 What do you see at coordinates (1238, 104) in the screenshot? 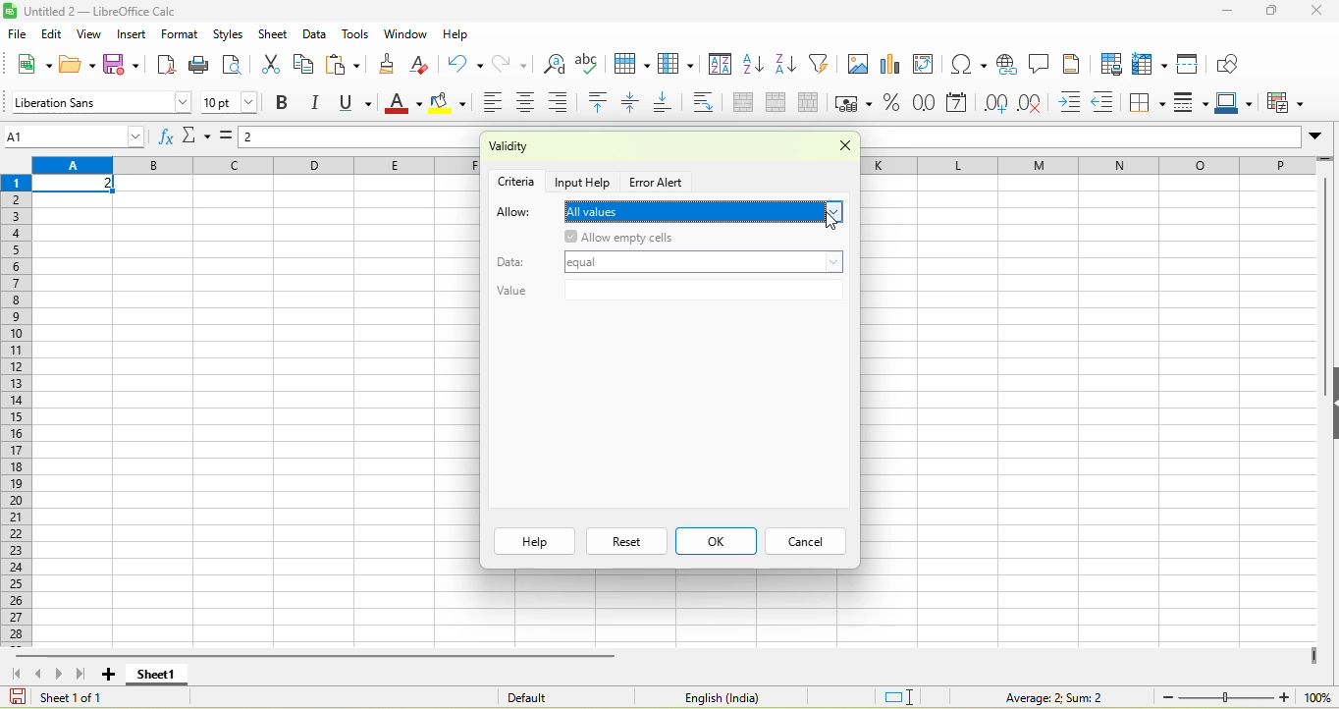
I see `border color` at bounding box center [1238, 104].